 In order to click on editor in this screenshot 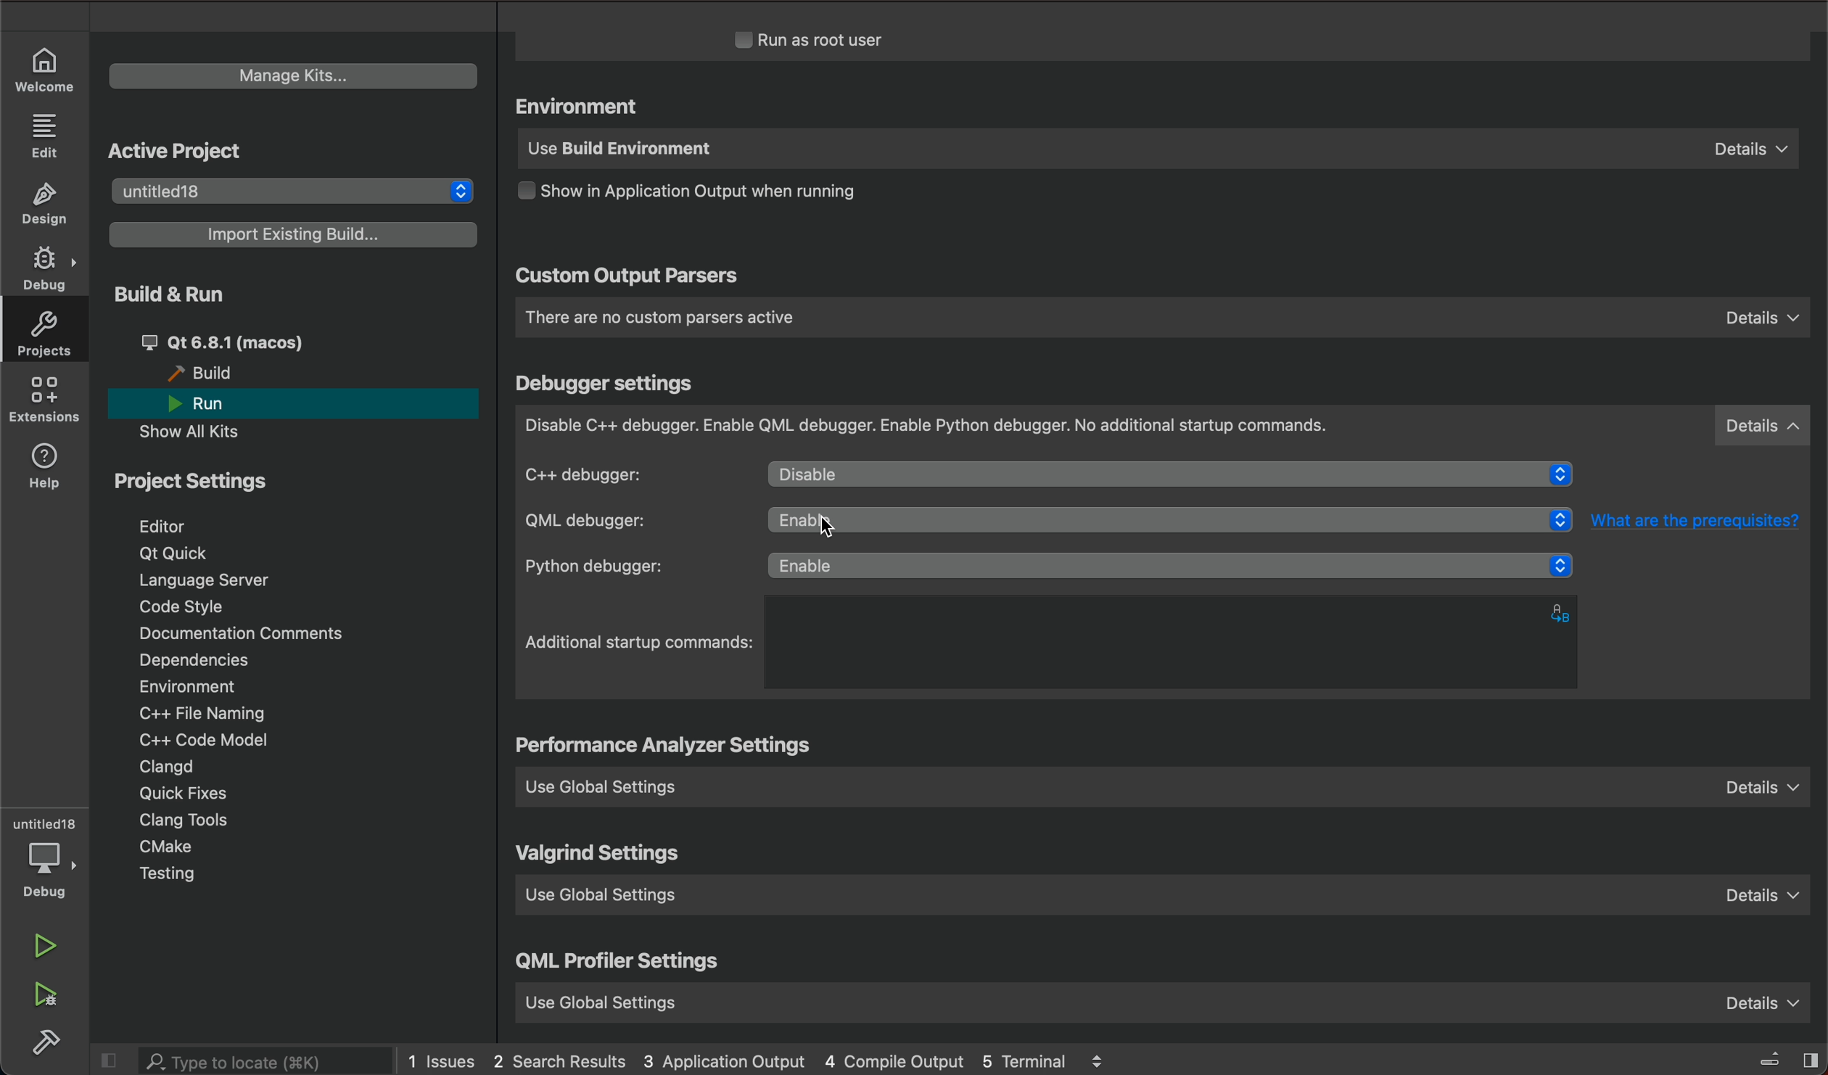, I will do `click(166, 526)`.